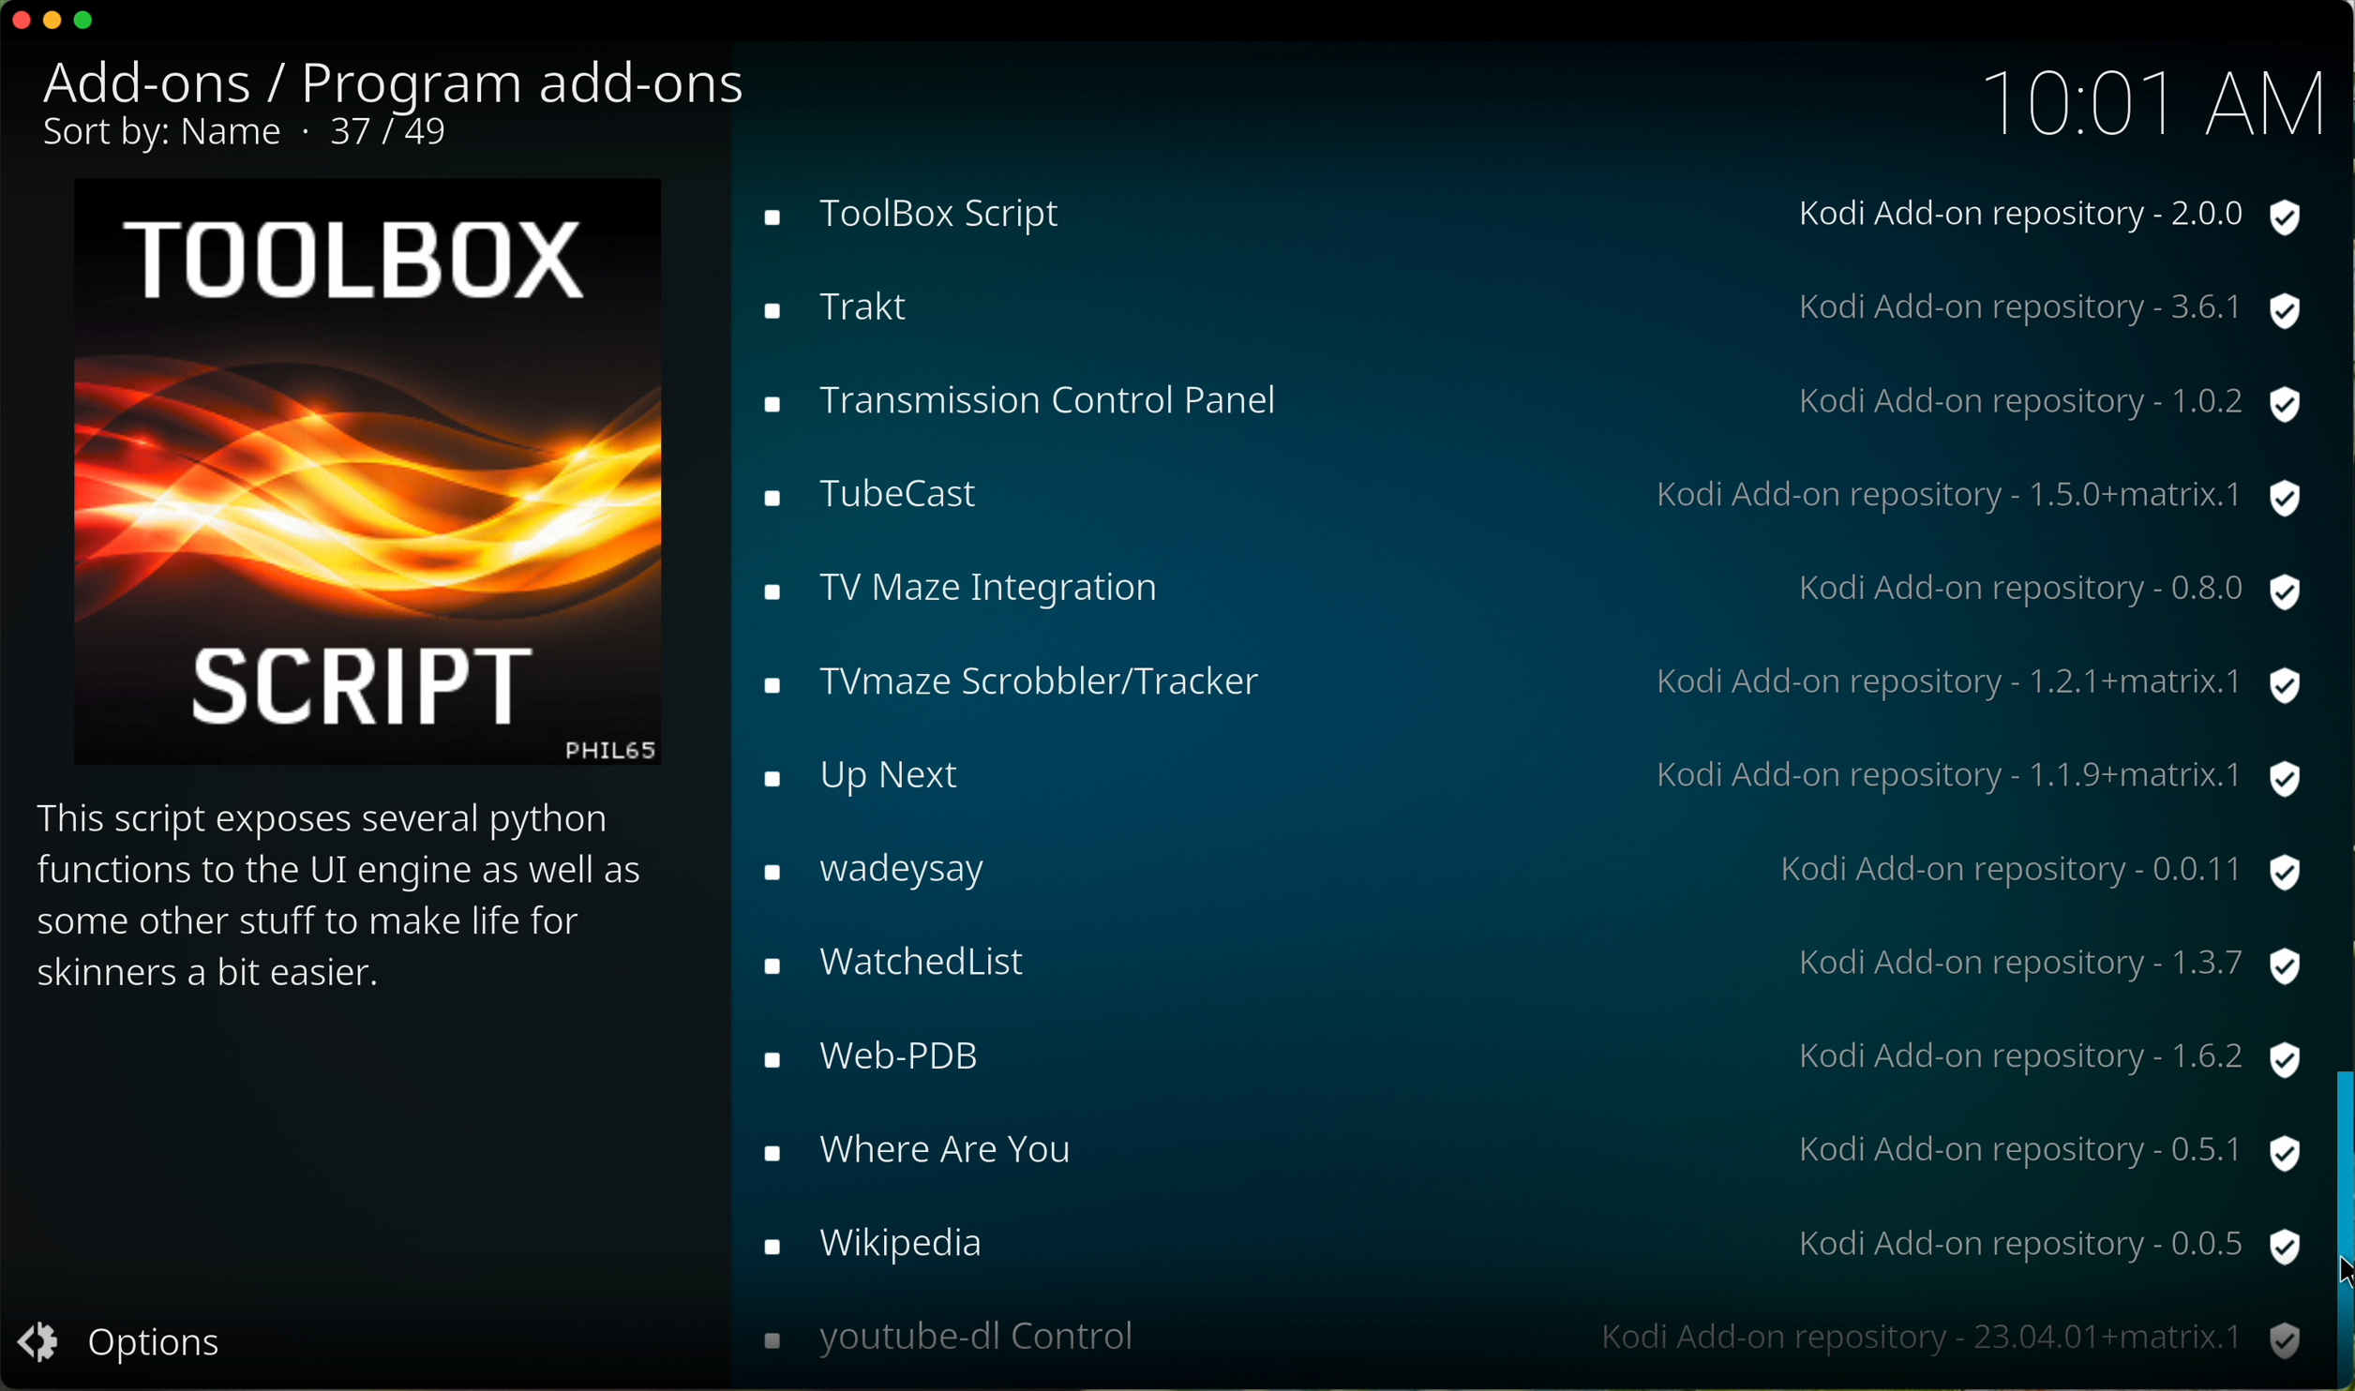 This screenshot has height=1391, width=2355. Describe the element at coordinates (1521, 680) in the screenshot. I see `tvmaze scrobbler/tracker` at that location.